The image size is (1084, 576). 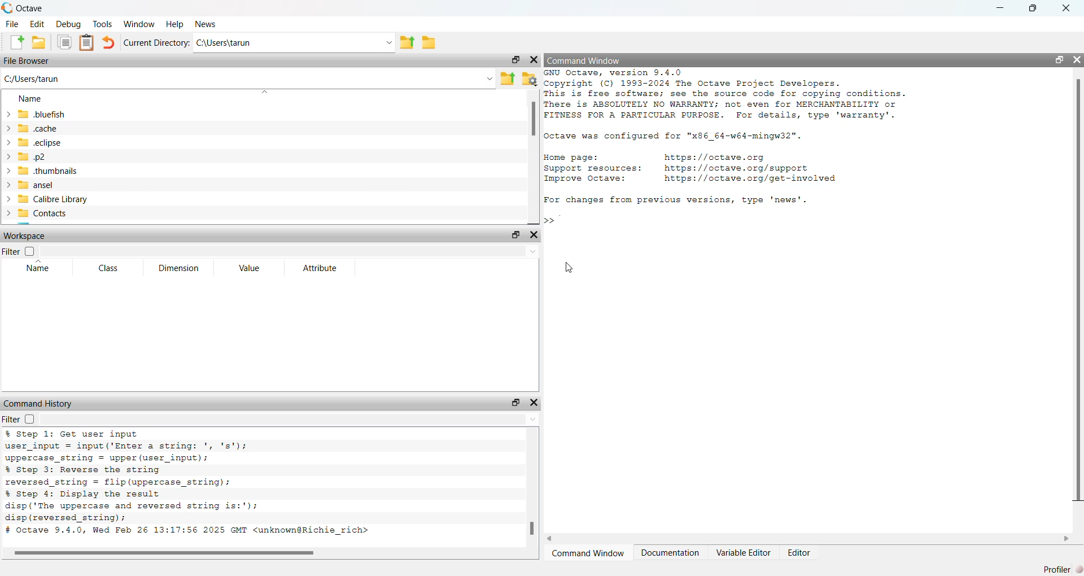 I want to click on documentation, so click(x=670, y=553).